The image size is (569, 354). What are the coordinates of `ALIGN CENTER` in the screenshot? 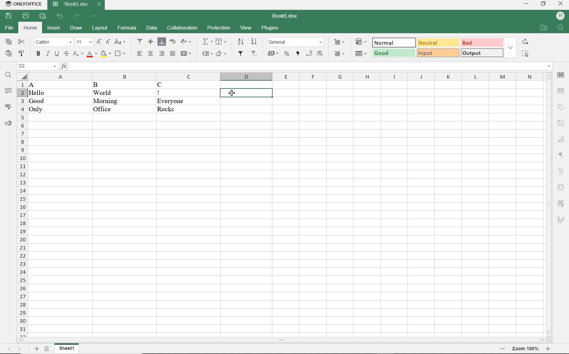 It's located at (151, 41).